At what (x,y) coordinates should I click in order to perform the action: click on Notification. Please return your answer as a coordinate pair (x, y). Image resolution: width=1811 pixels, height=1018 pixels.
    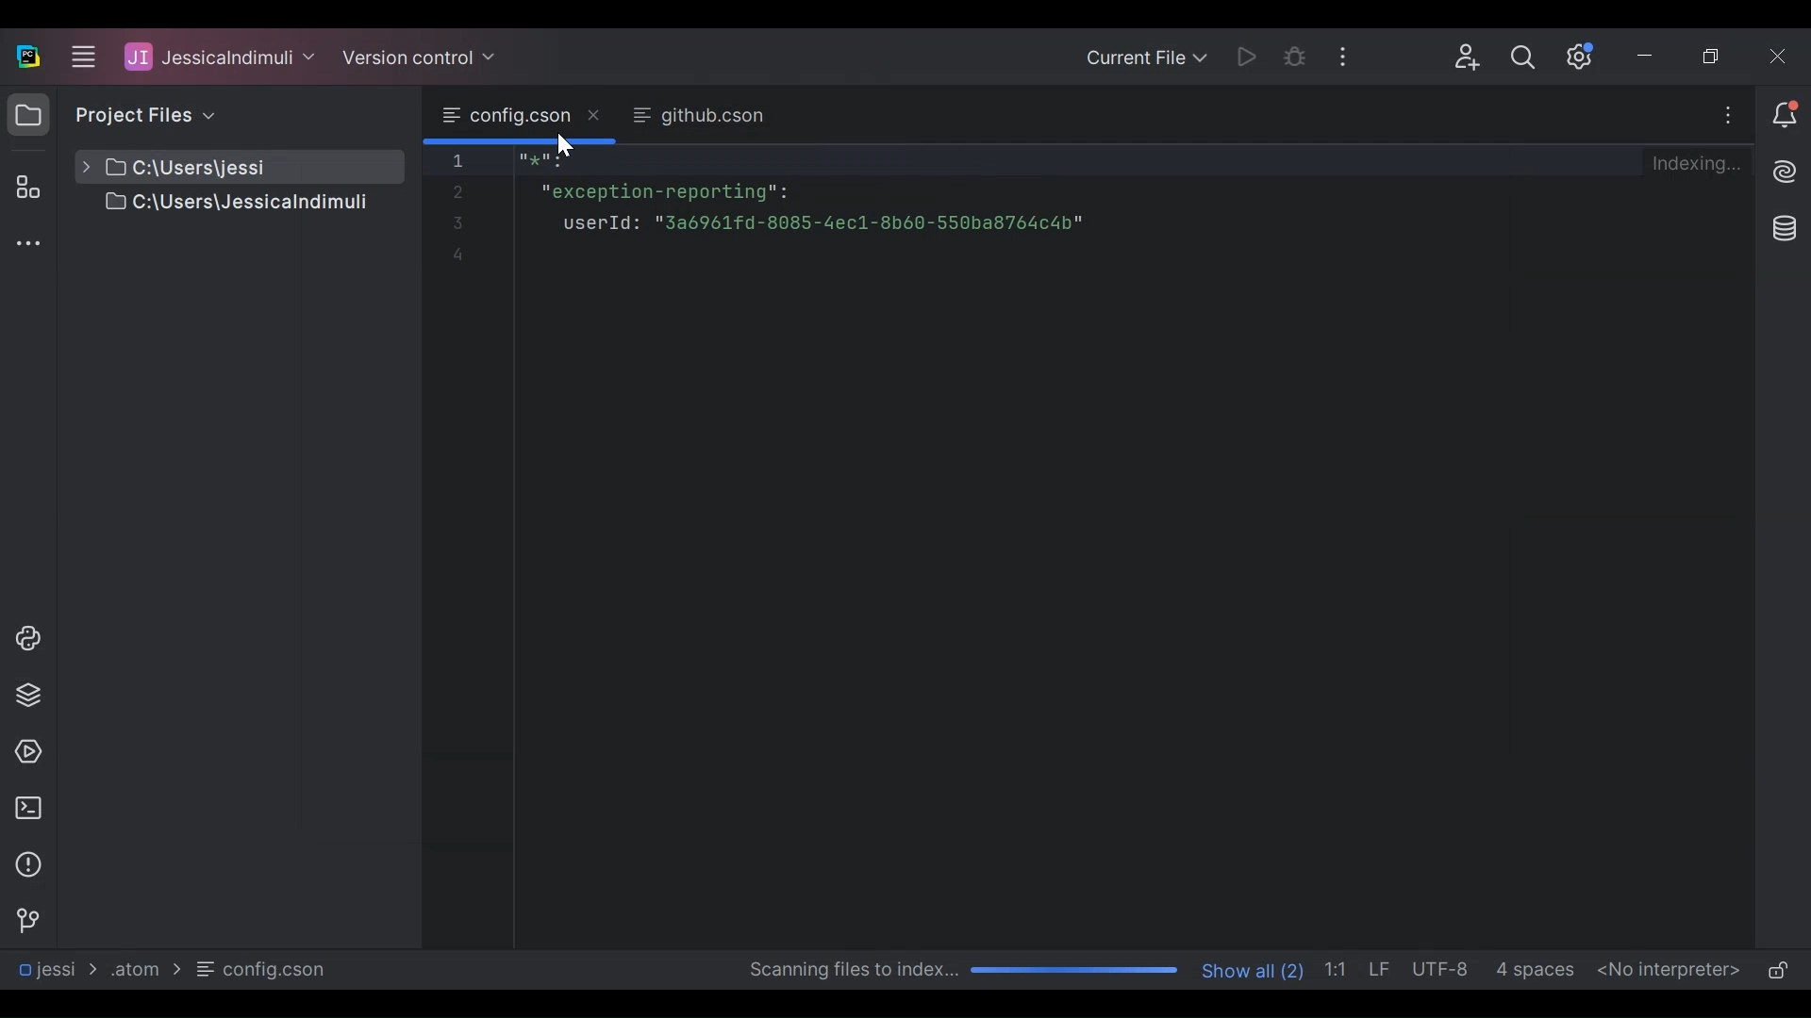
    Looking at the image, I should click on (1783, 113).